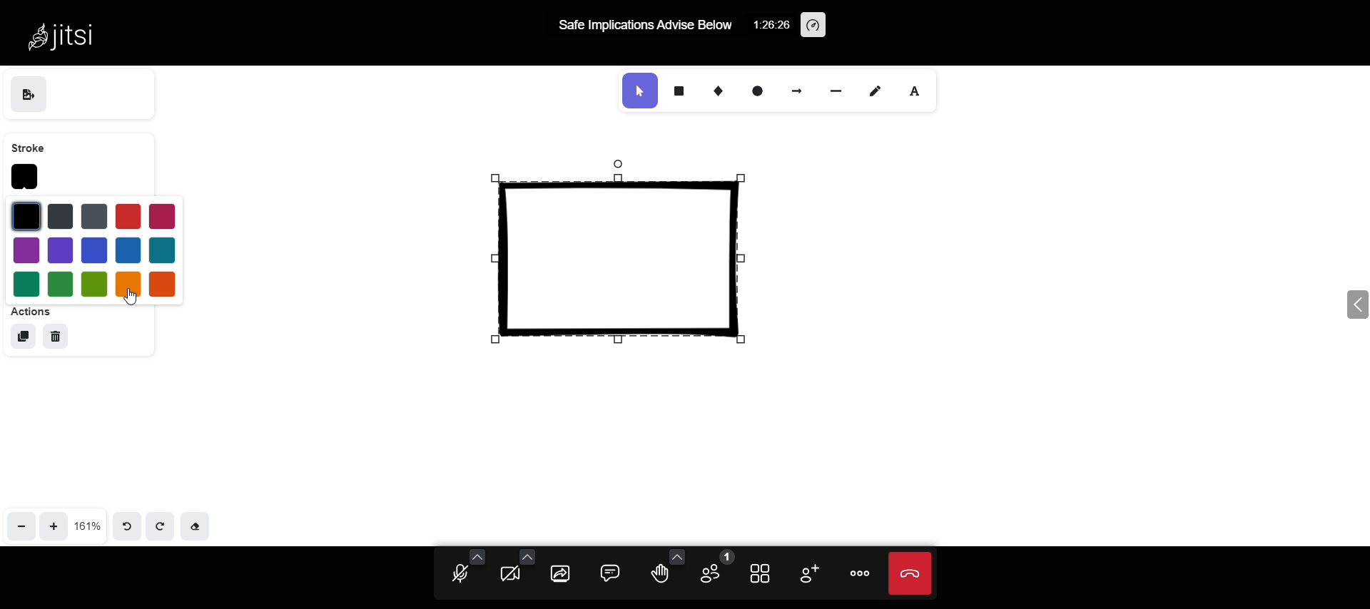 Image resolution: width=1370 pixels, height=609 pixels. Describe the element at coordinates (877, 88) in the screenshot. I see `draw` at that location.